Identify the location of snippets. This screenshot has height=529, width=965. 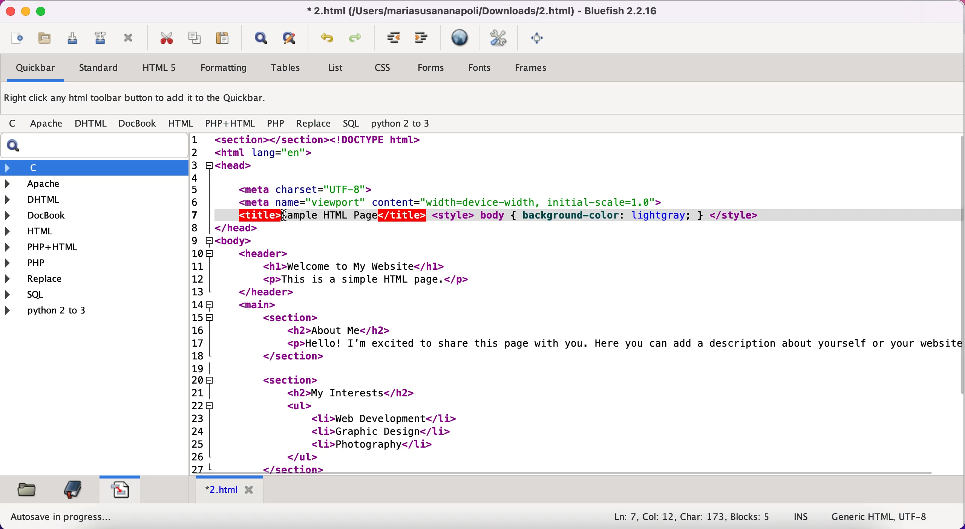
(120, 488).